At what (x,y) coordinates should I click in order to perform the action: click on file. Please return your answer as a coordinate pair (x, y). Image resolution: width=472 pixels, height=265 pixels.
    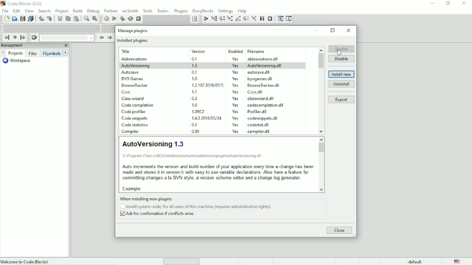
    Looking at the image, I should click on (263, 85).